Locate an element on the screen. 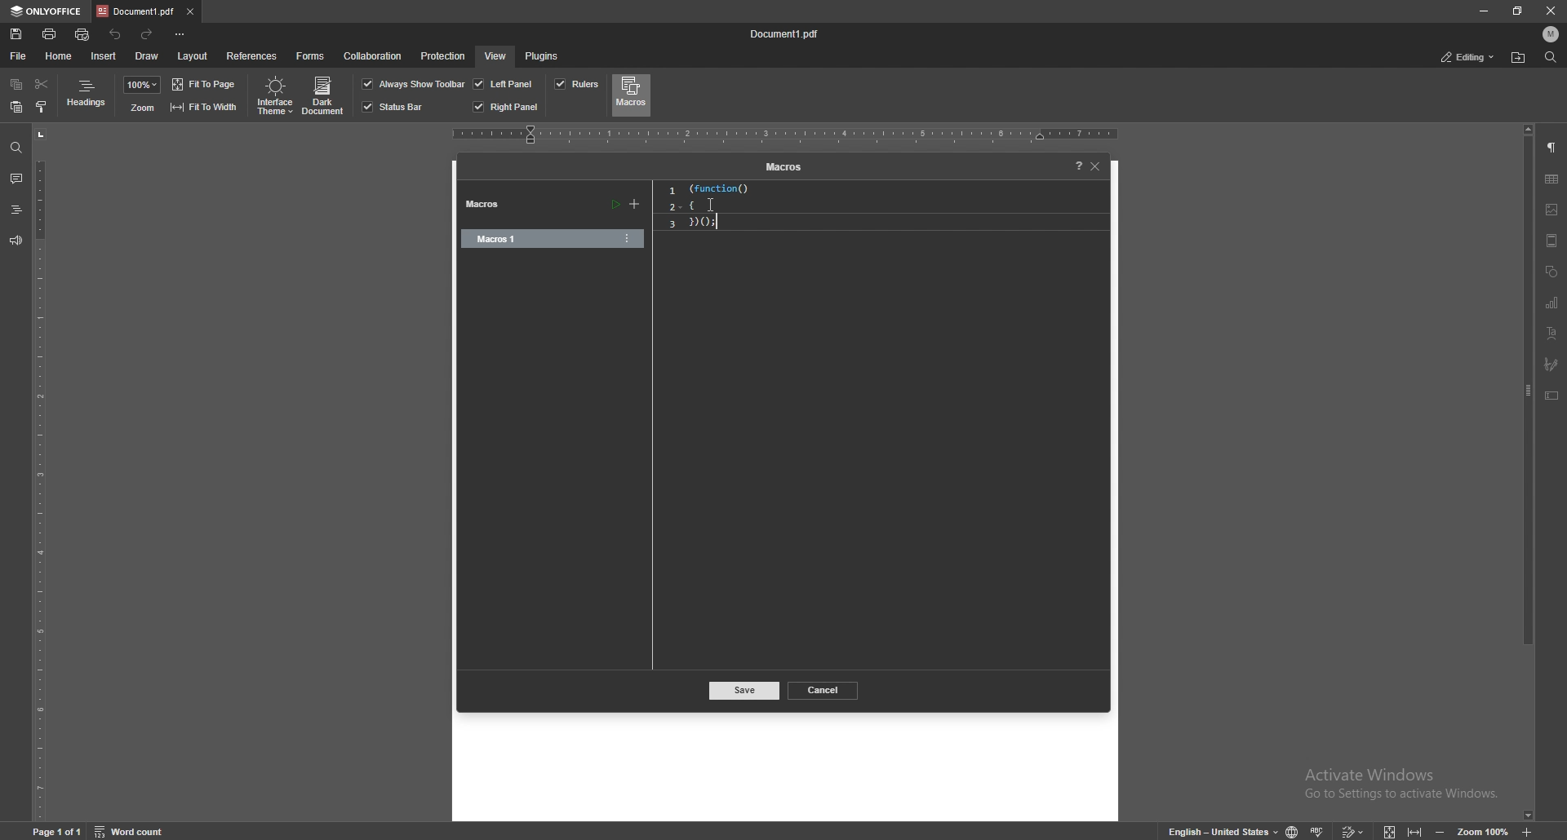 The width and height of the screenshot is (1567, 840). chart is located at coordinates (1551, 303).